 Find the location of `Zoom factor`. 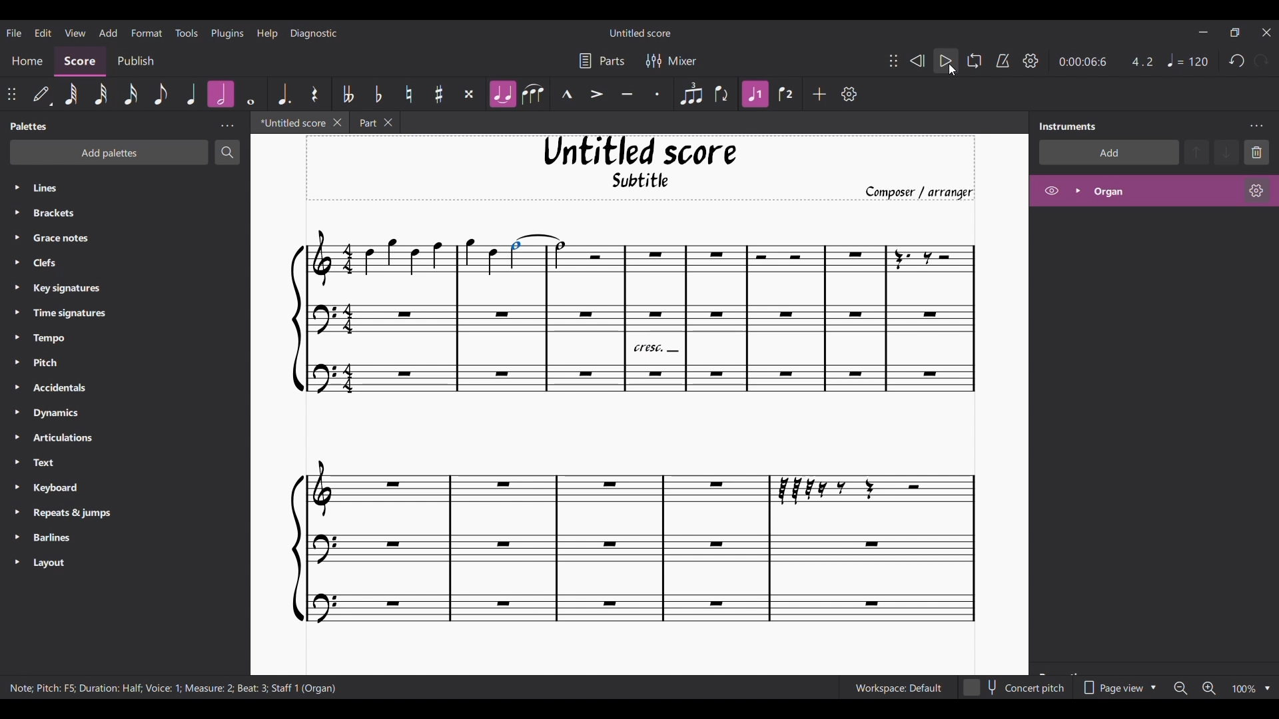

Zoom factor is located at coordinates (1244, 689).